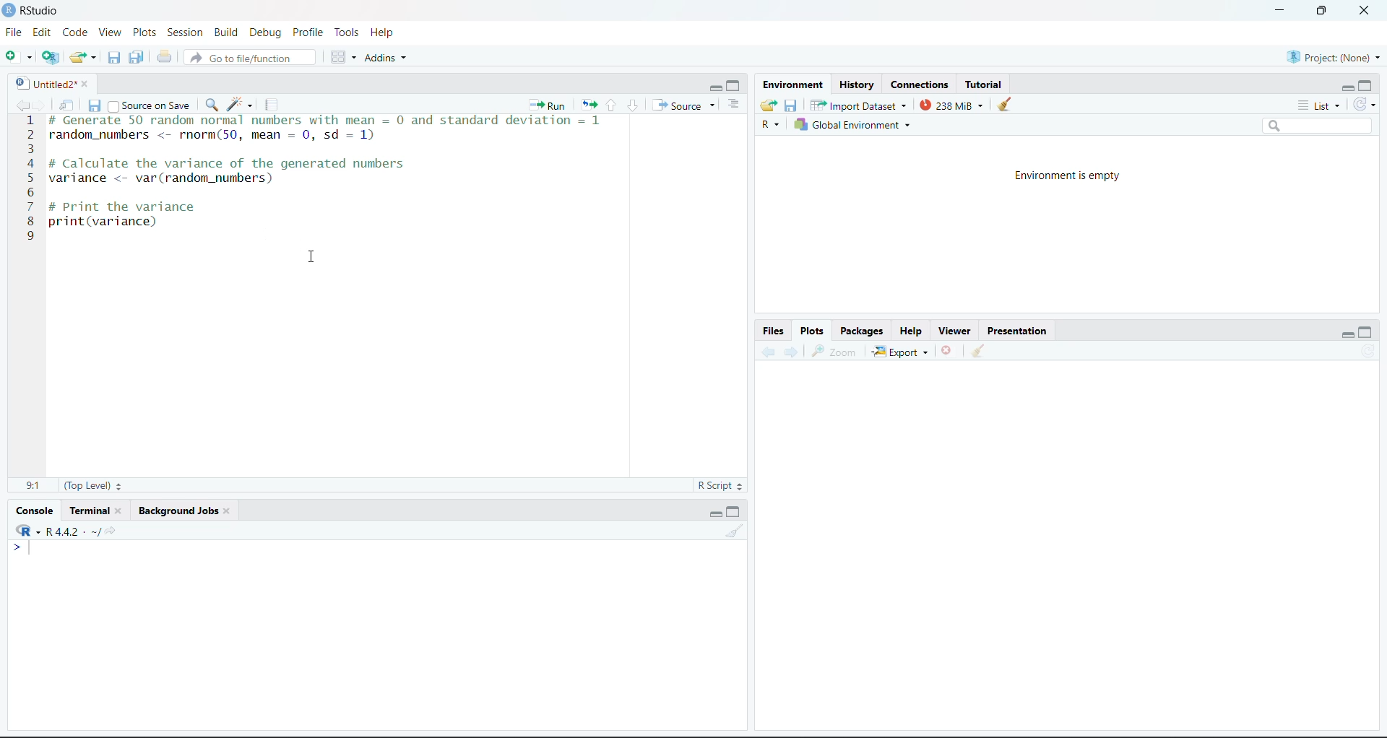 The height and width of the screenshot is (738, 1387). What do you see at coordinates (230, 511) in the screenshot?
I see `clear` at bounding box center [230, 511].